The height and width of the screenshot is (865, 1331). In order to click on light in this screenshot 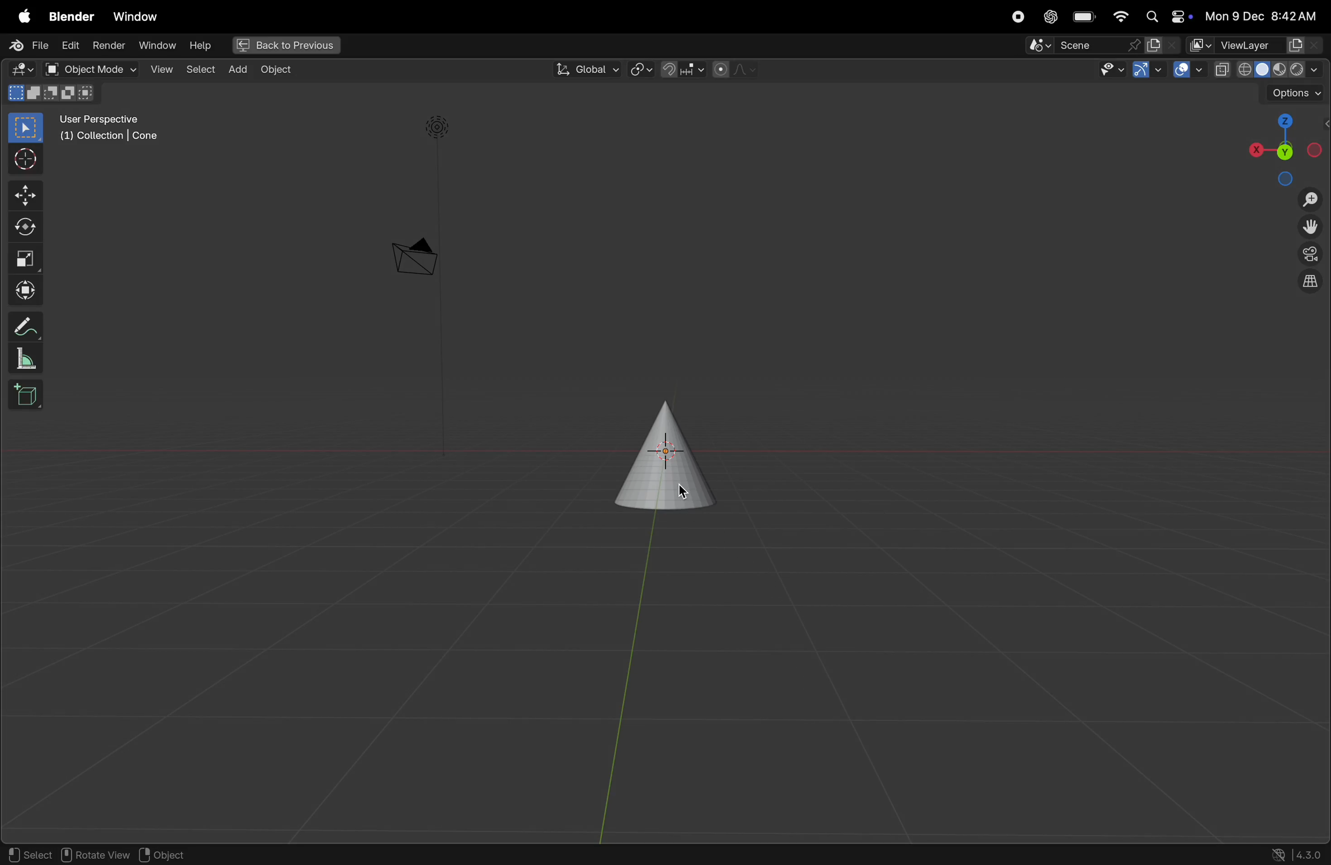, I will do `click(440, 127)`.